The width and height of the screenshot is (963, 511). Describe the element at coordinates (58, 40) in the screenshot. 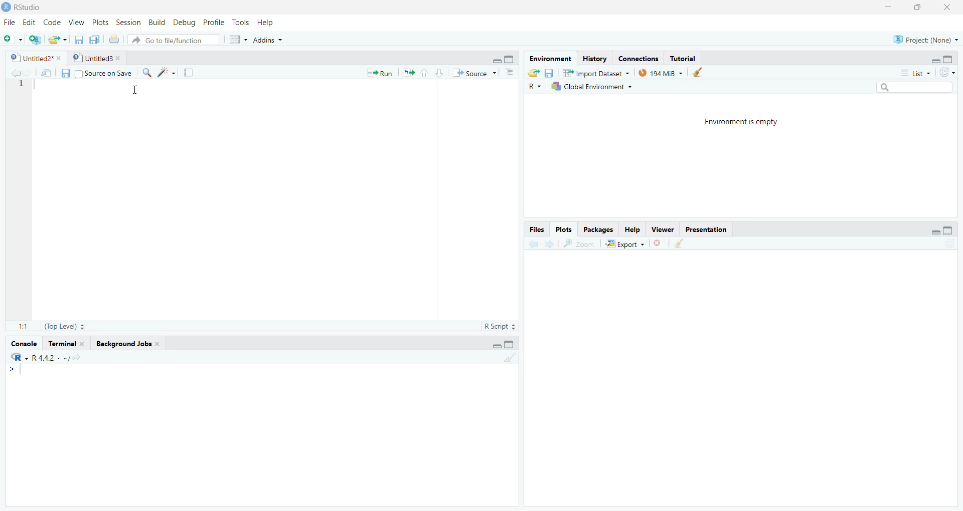

I see `open an exist file` at that location.